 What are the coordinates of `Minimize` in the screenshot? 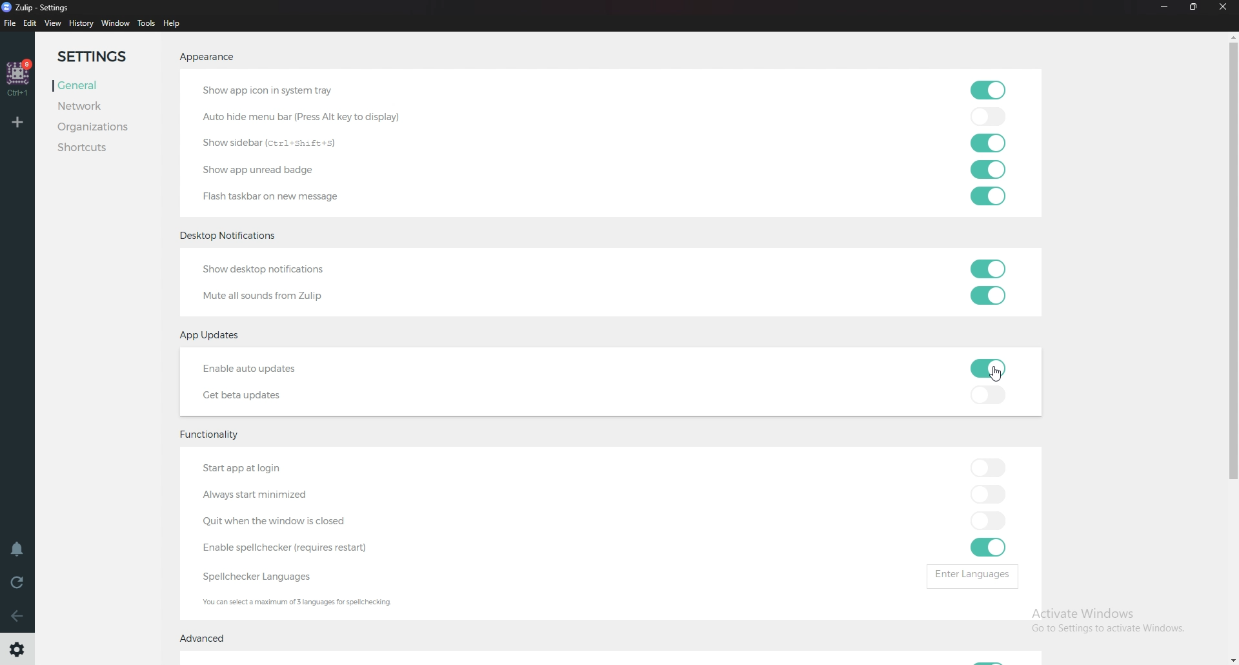 It's located at (1166, 8).